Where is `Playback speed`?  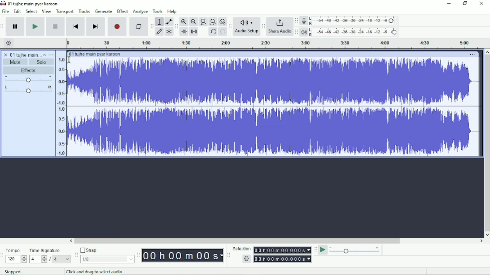 Playback speed is located at coordinates (355, 250).